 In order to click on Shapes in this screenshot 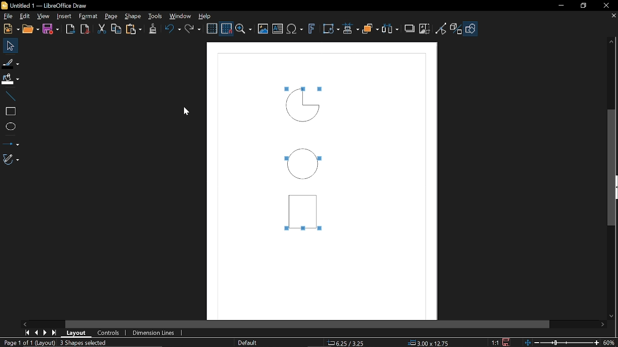, I will do `click(472, 29)`.